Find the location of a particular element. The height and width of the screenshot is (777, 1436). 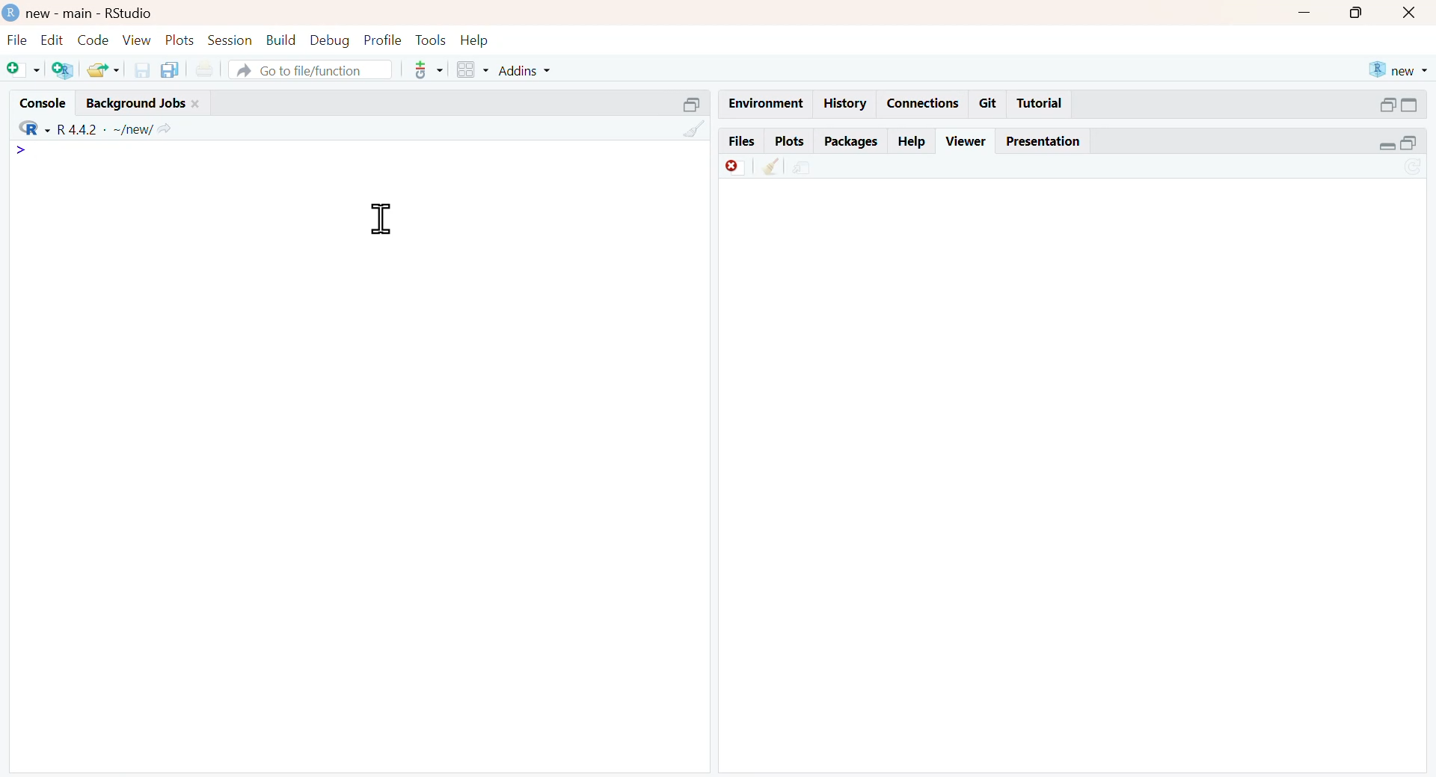

close is located at coordinates (1413, 14).